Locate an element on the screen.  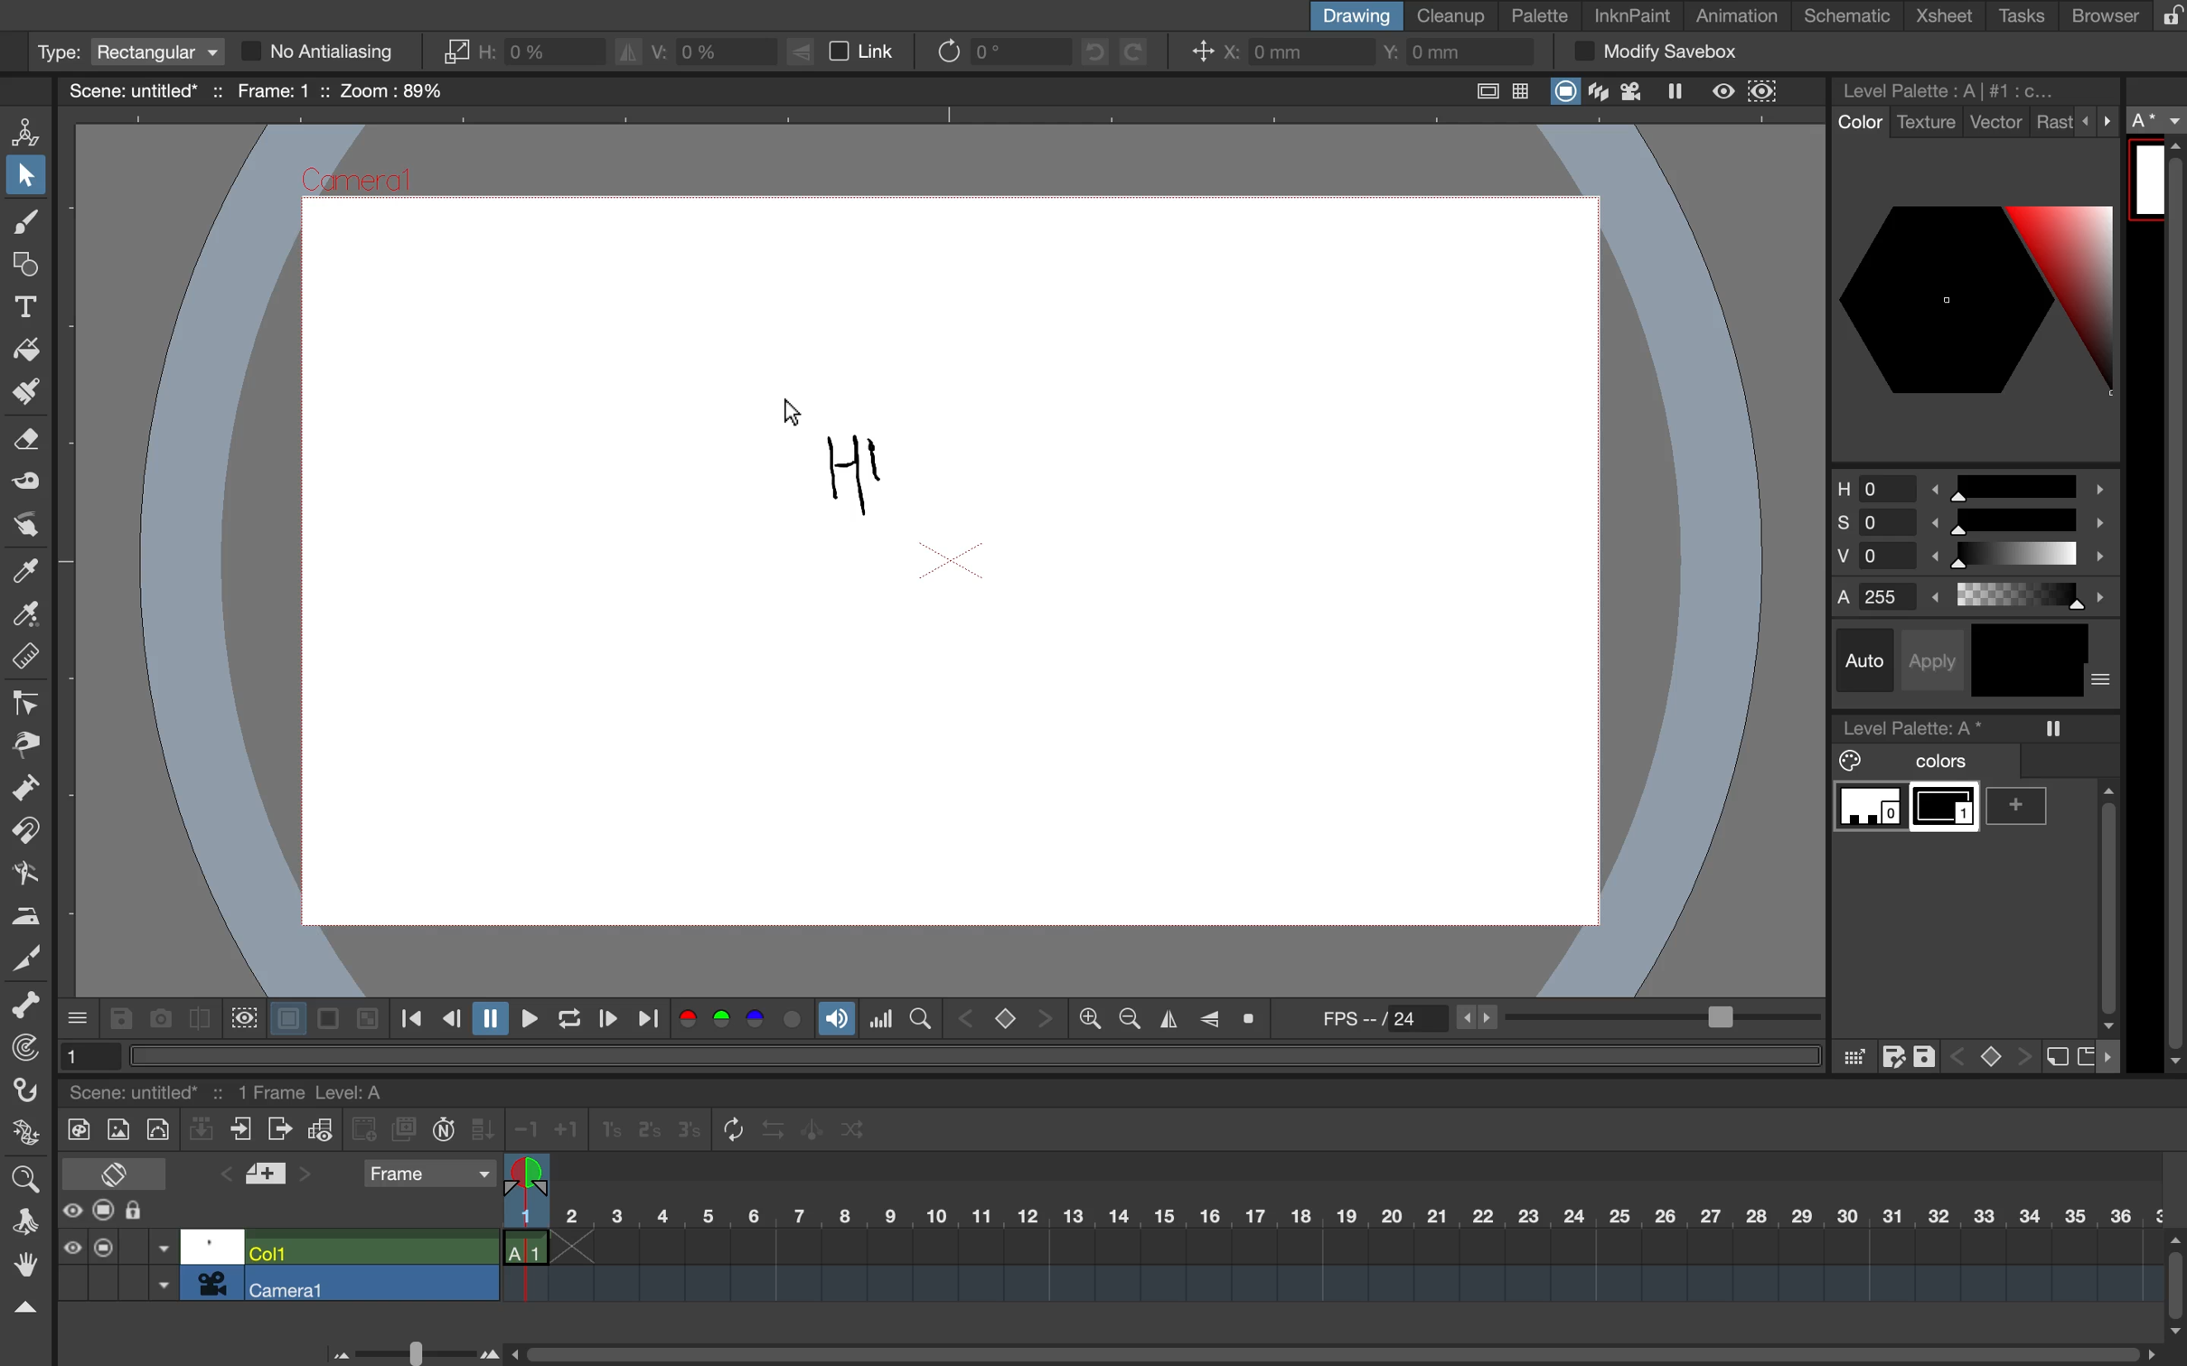
control point edit tool is located at coordinates (27, 703).